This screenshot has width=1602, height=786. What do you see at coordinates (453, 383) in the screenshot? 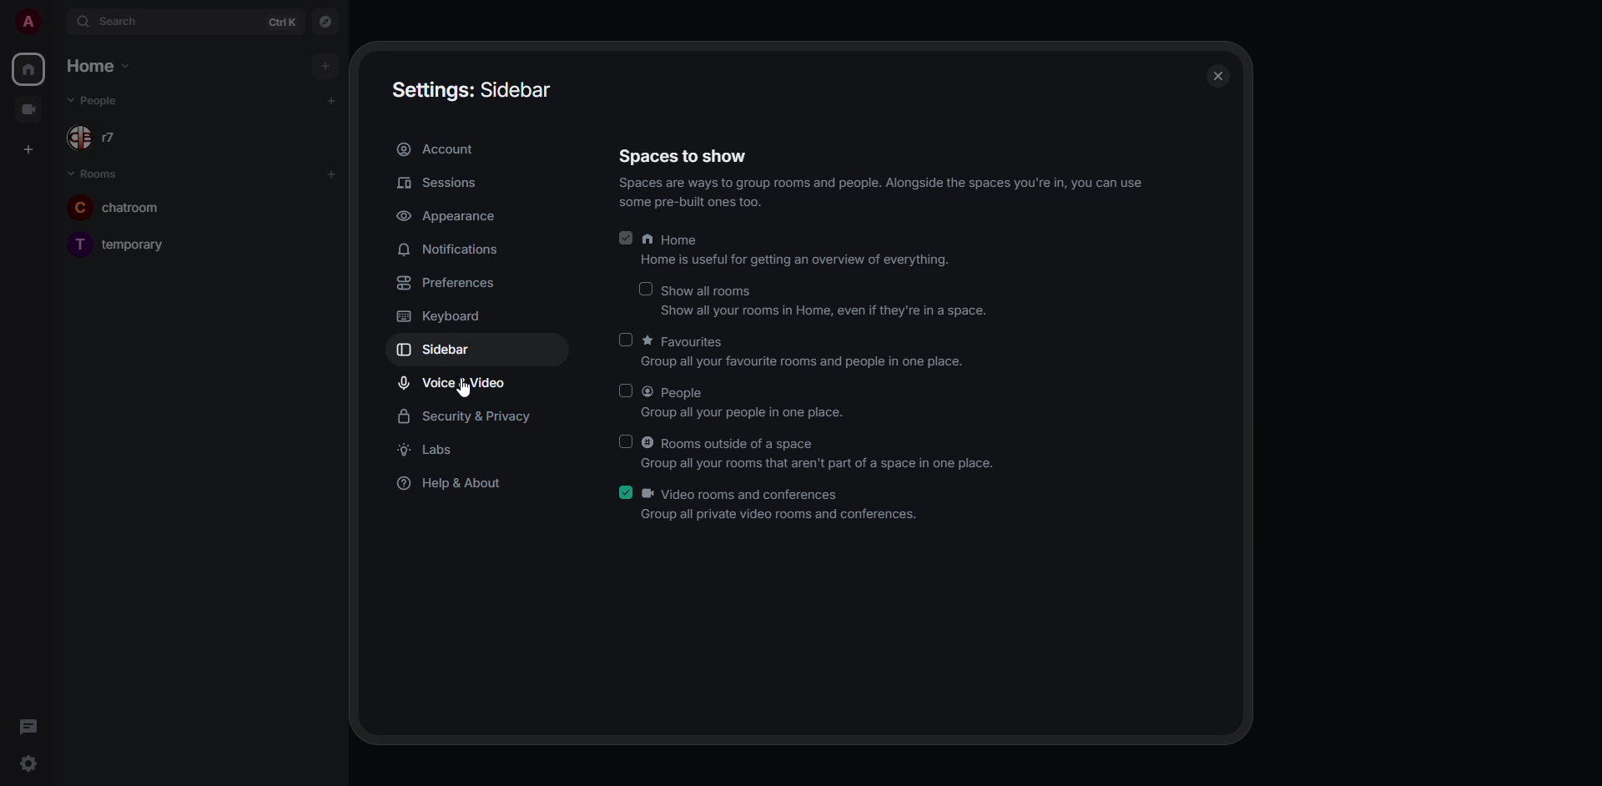
I see `voice & video` at bounding box center [453, 383].